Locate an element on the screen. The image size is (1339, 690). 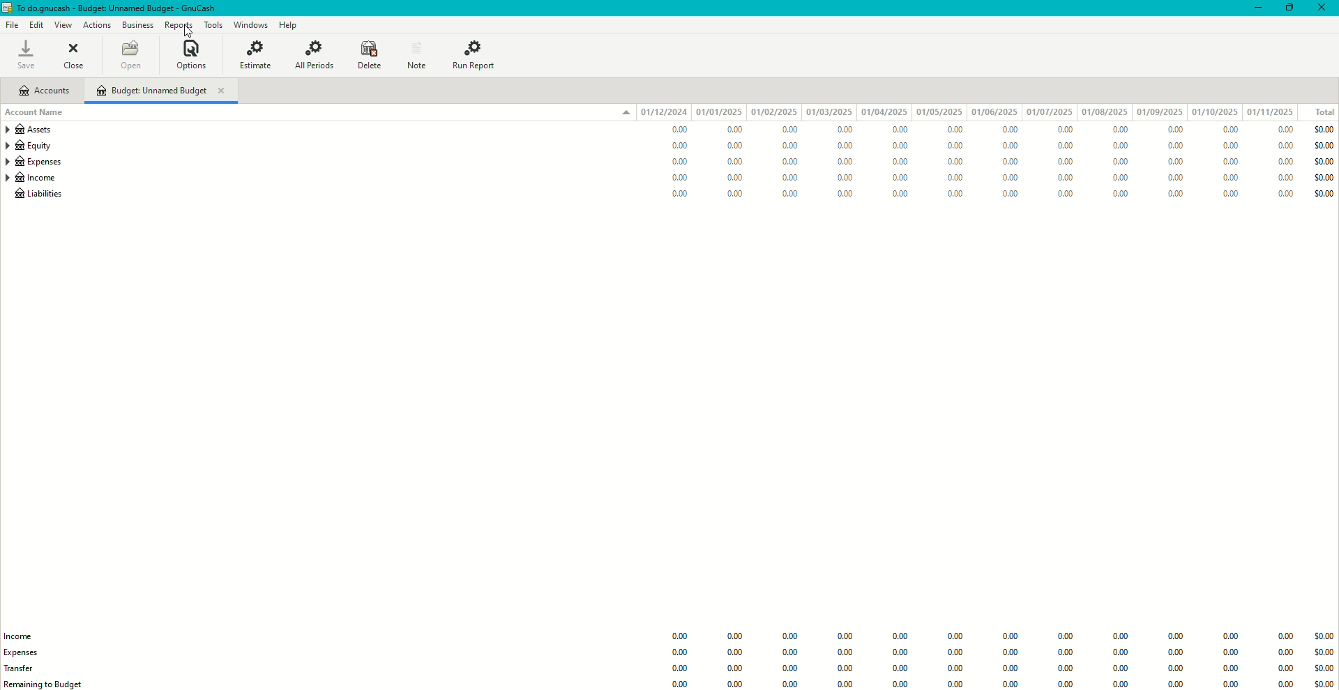
$0.00 is located at coordinates (1325, 146).